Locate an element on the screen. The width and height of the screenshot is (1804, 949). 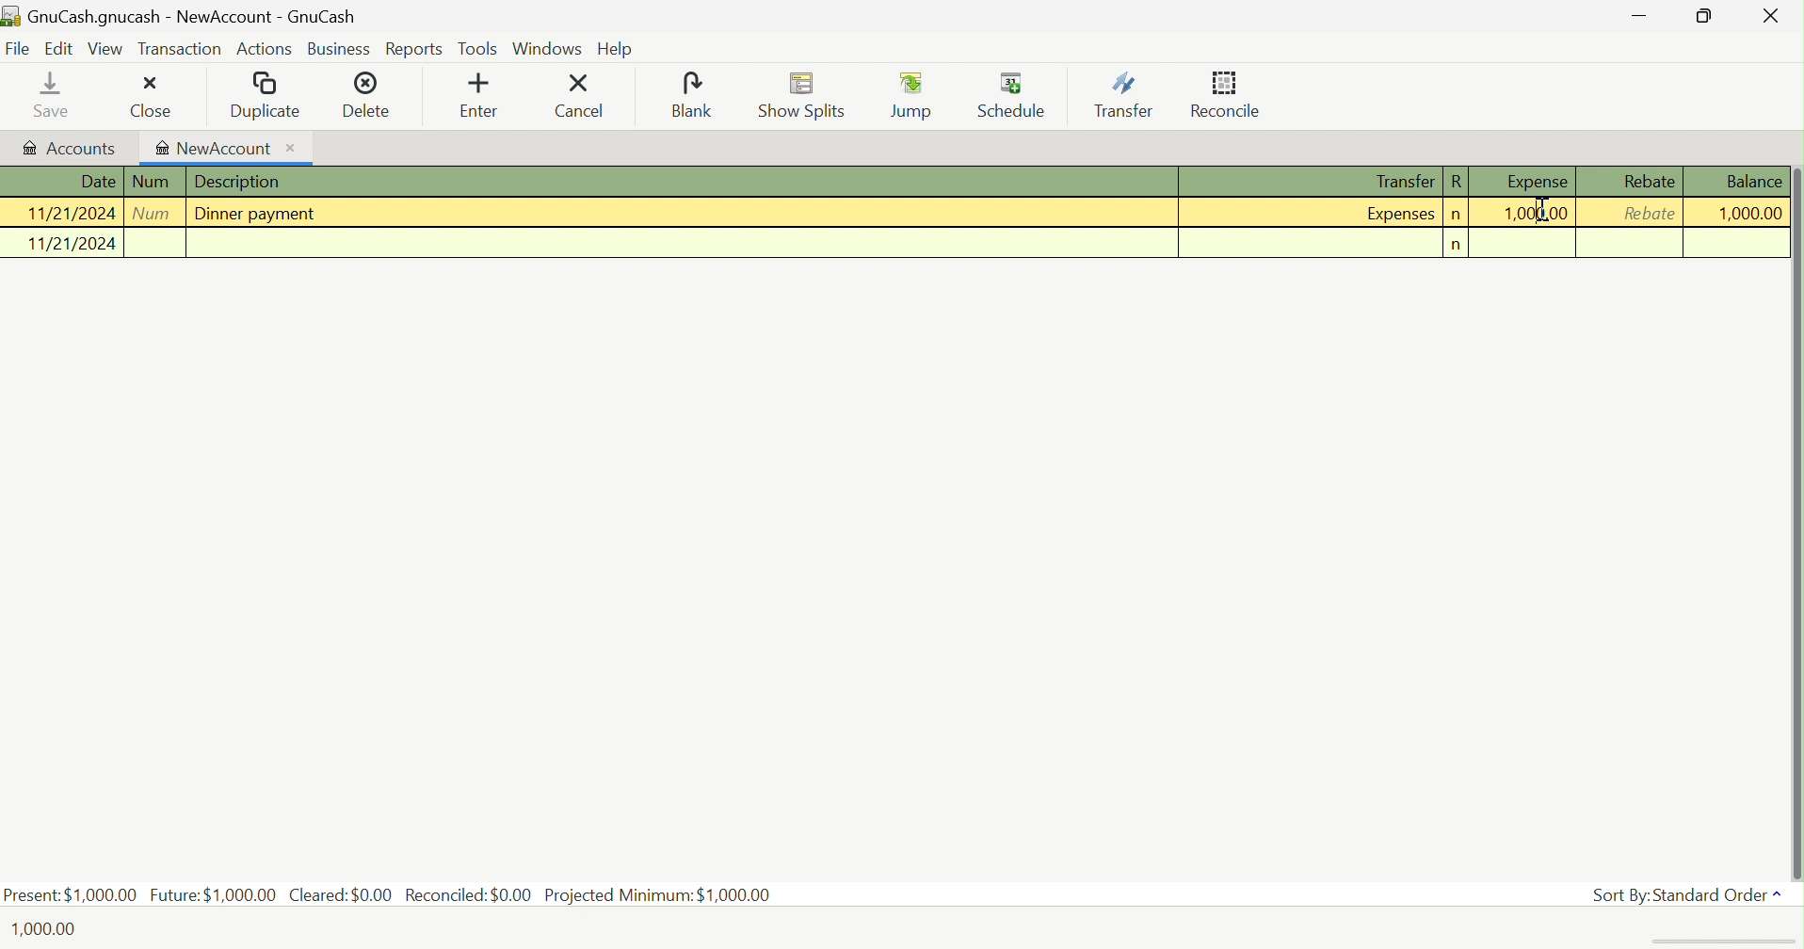
Rebate is located at coordinates (1651, 181).